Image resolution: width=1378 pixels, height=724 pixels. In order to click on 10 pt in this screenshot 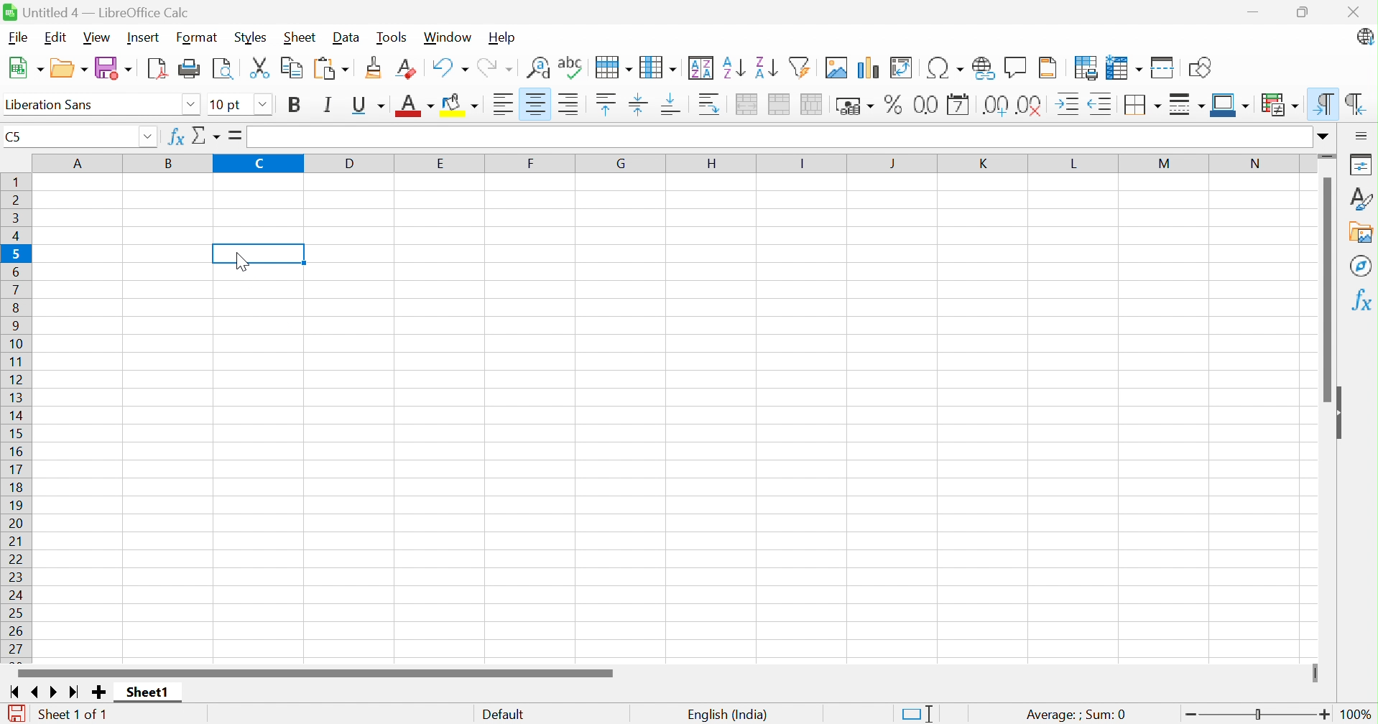, I will do `click(227, 104)`.